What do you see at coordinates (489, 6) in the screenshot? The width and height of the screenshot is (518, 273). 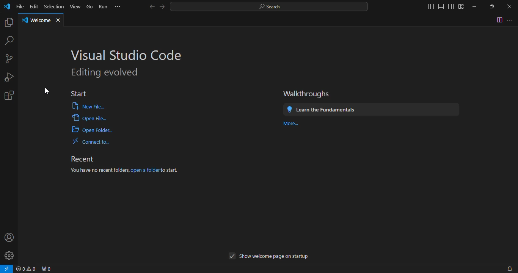 I see `restore down` at bounding box center [489, 6].